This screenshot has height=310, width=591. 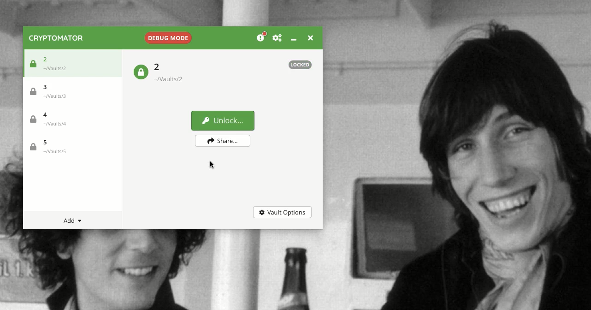 What do you see at coordinates (213, 163) in the screenshot?
I see `cursor` at bounding box center [213, 163].